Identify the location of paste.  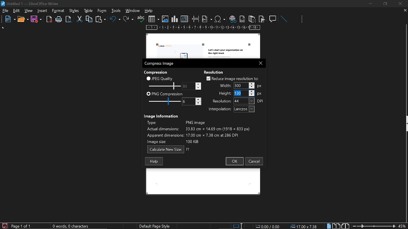
(100, 20).